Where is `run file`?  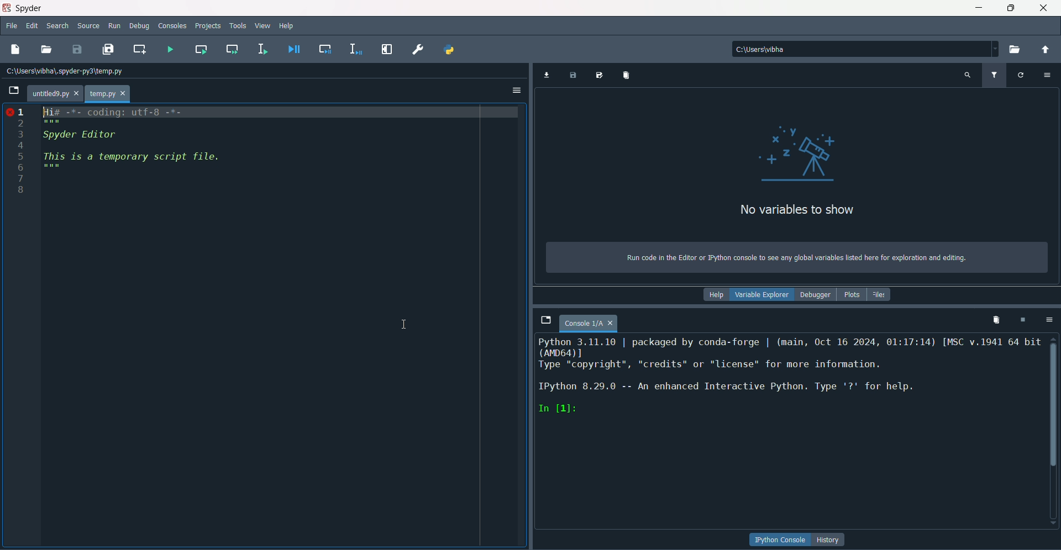 run file is located at coordinates (171, 49).